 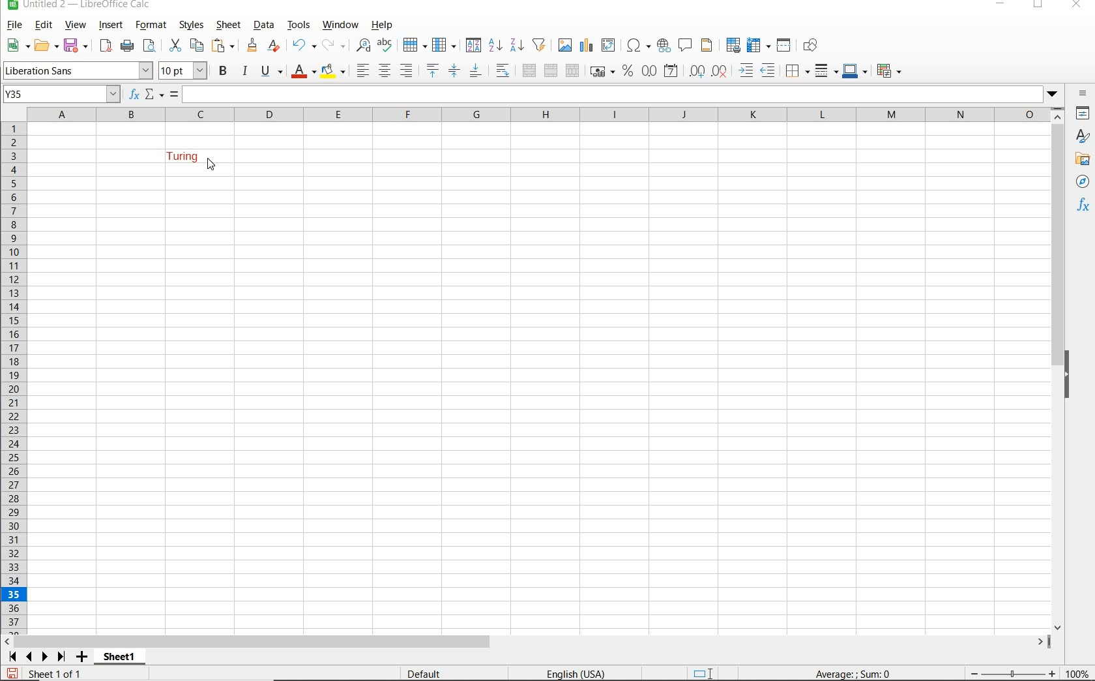 What do you see at coordinates (154, 95) in the screenshot?
I see `SELECT FUNCTION` at bounding box center [154, 95].